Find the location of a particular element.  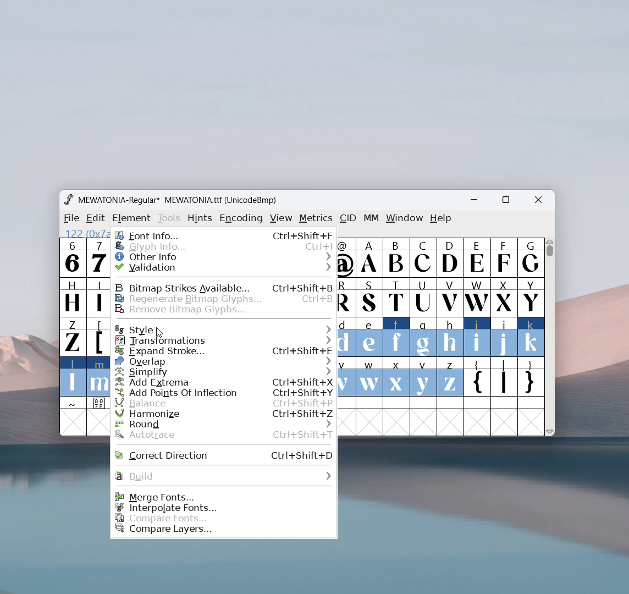

merge fonts is located at coordinates (223, 496).